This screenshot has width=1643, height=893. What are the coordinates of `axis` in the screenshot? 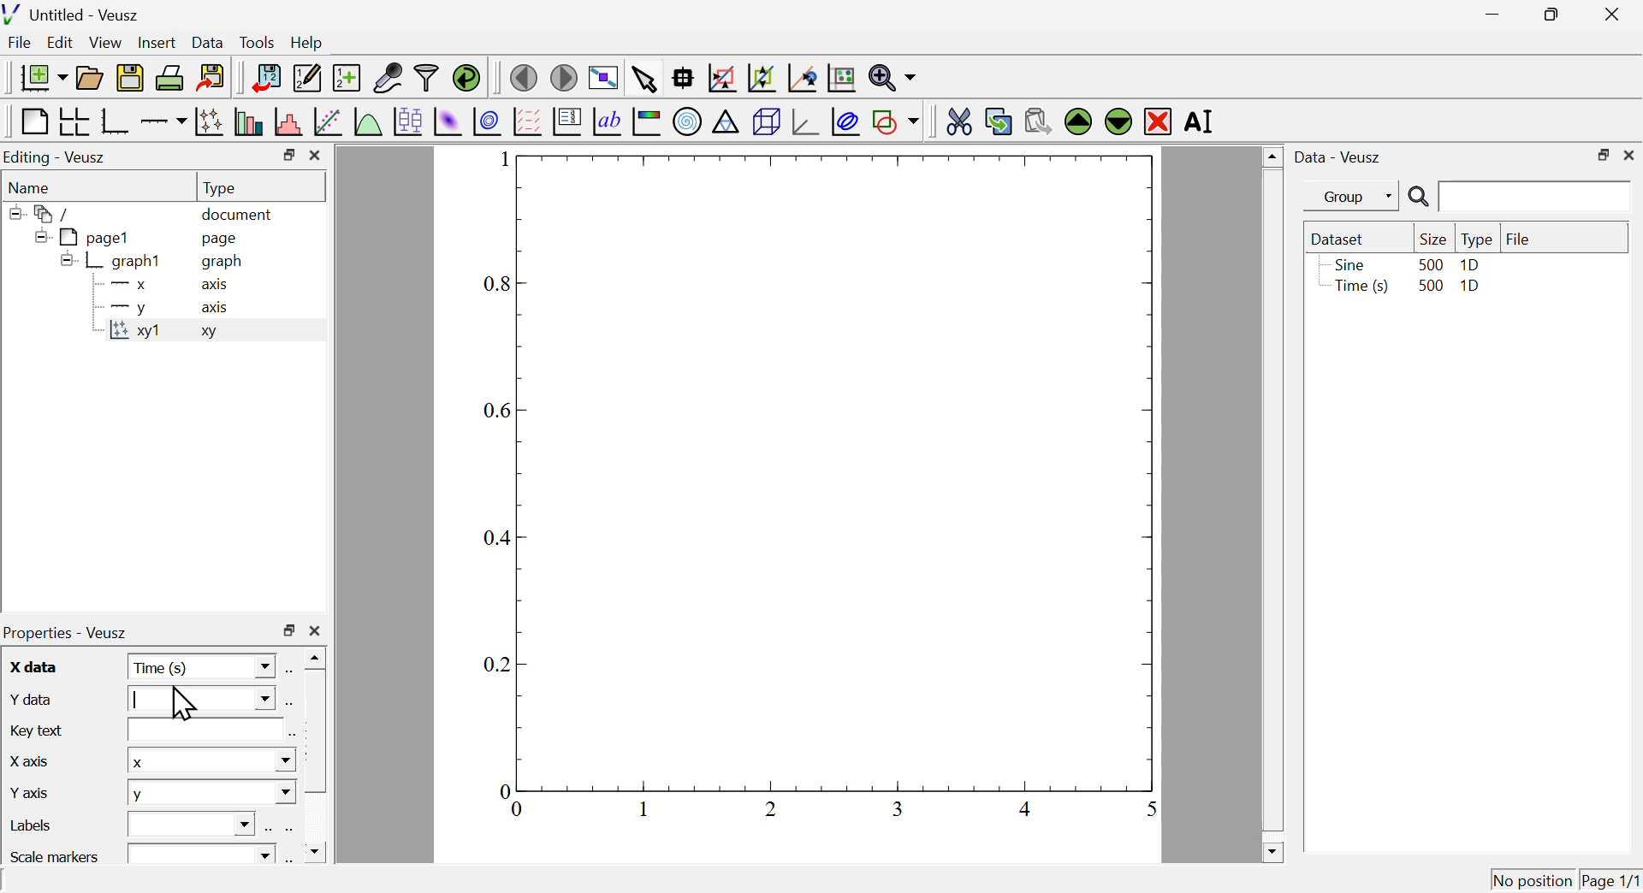 It's located at (217, 308).